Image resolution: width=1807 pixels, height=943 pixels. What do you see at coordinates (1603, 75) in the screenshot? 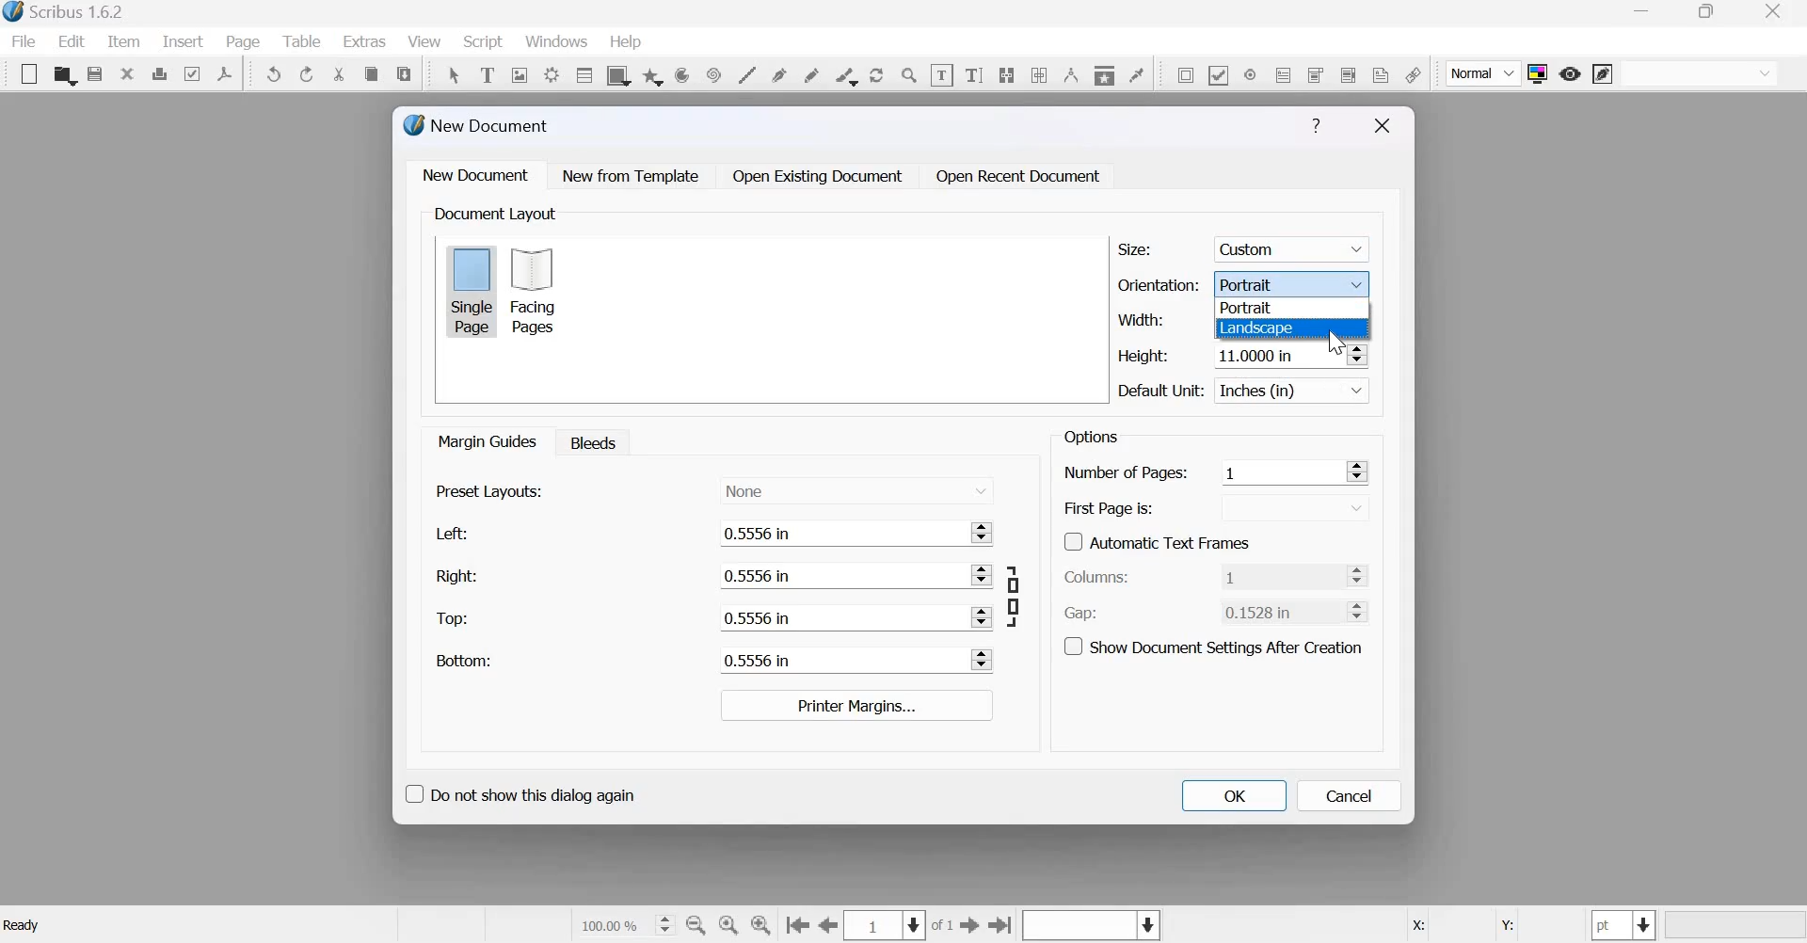
I see `edit in preview mode` at bounding box center [1603, 75].